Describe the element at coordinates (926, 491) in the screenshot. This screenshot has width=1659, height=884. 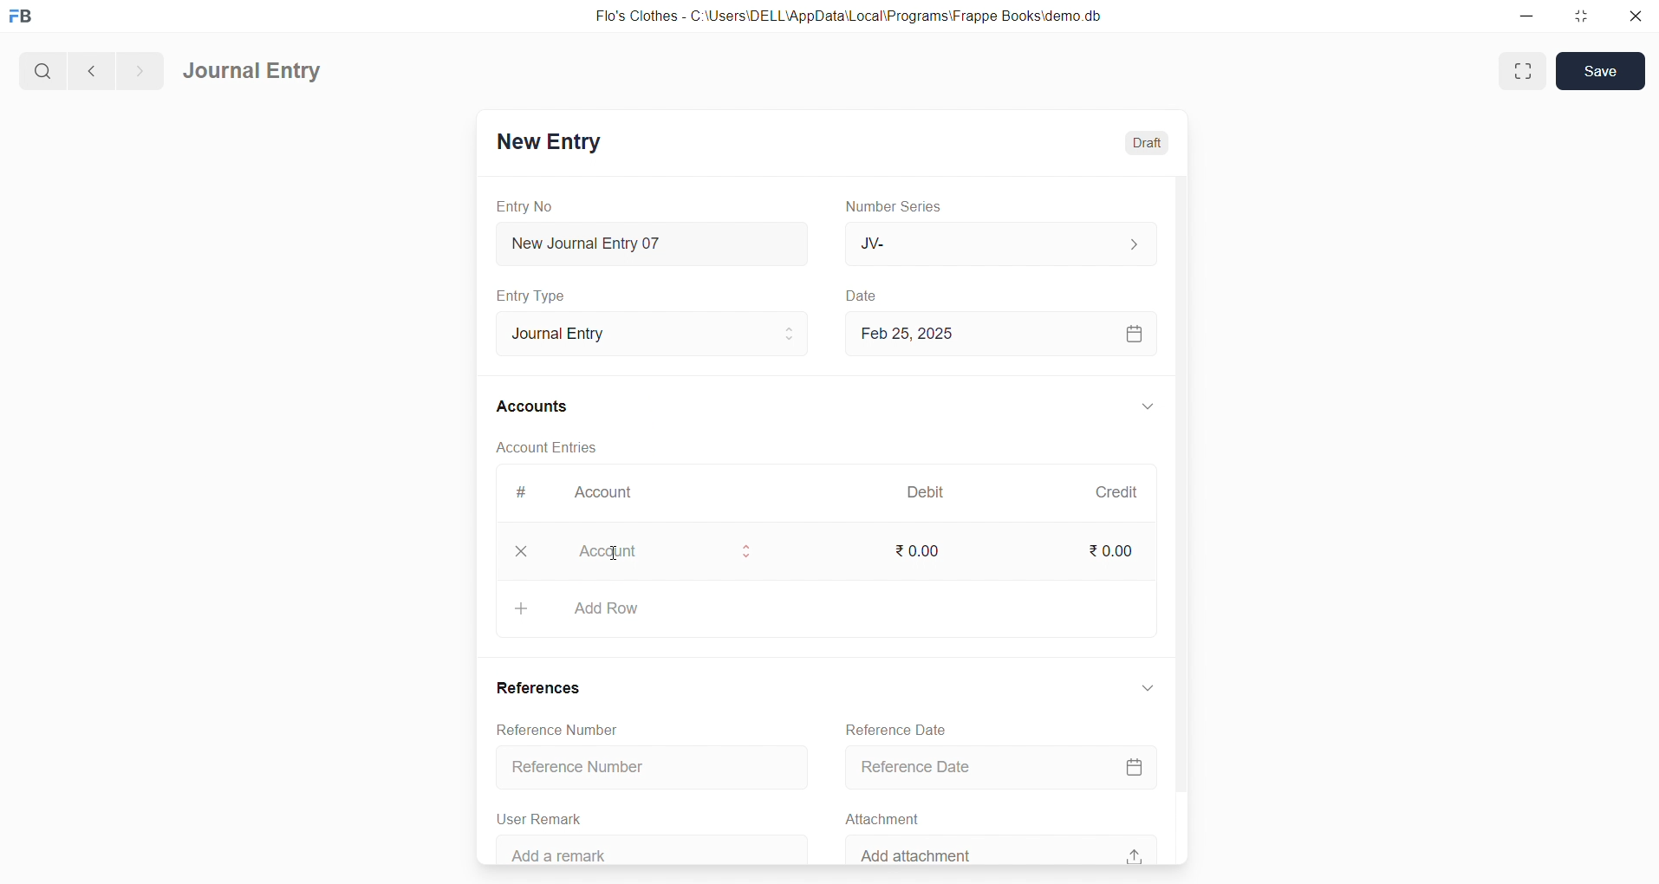
I see `Debit` at that location.